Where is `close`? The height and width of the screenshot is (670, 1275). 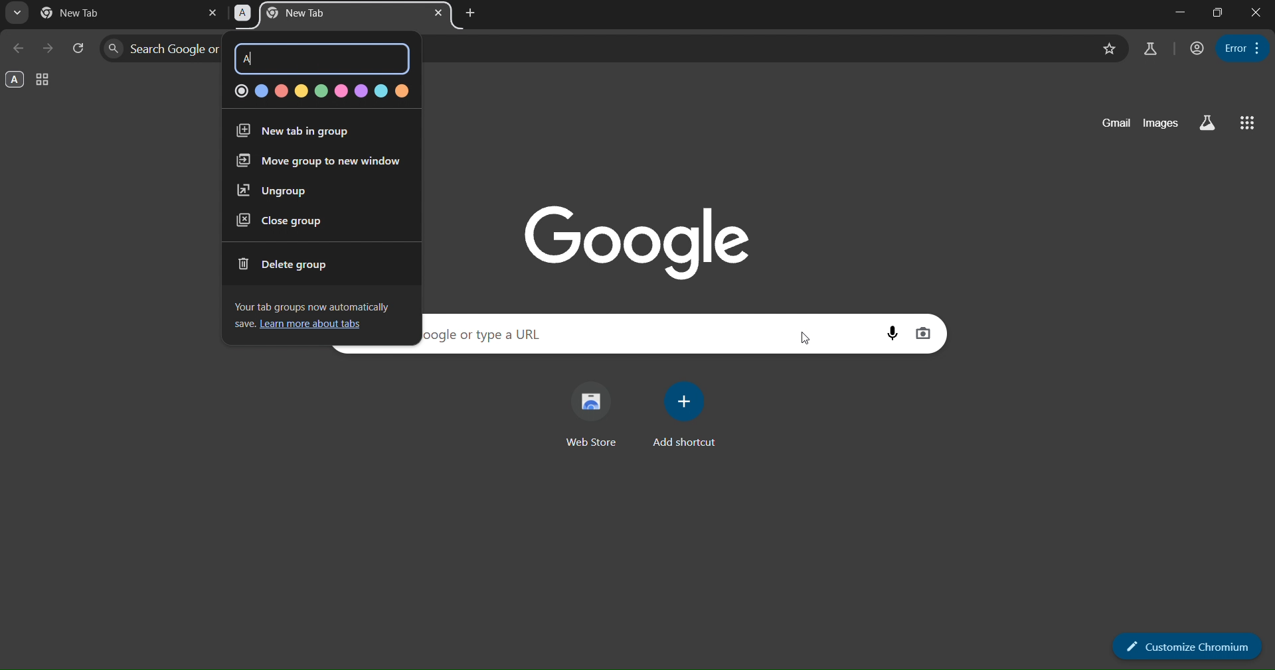 close is located at coordinates (438, 13).